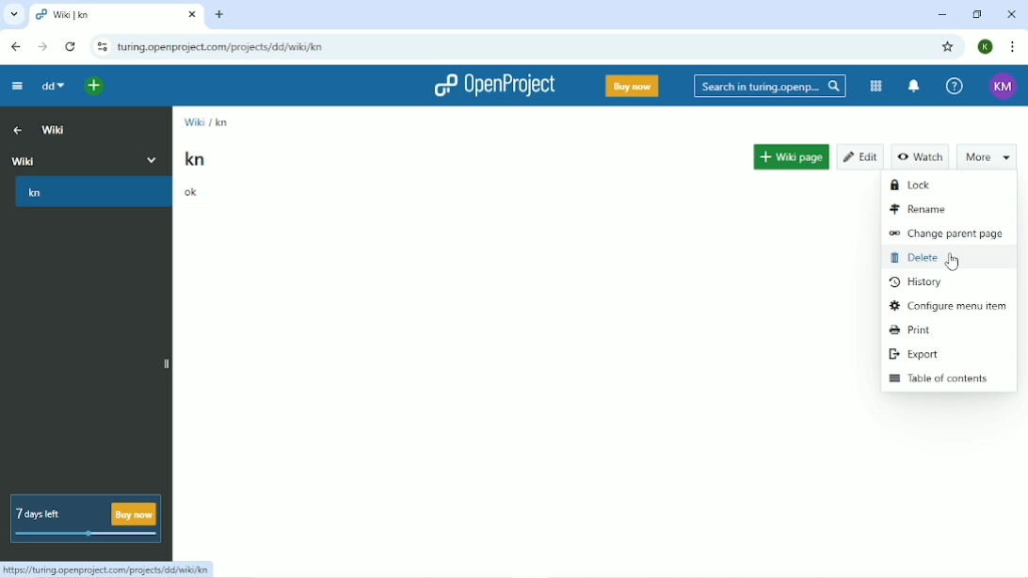 The image size is (1028, 578). I want to click on OpenProject, so click(490, 85).